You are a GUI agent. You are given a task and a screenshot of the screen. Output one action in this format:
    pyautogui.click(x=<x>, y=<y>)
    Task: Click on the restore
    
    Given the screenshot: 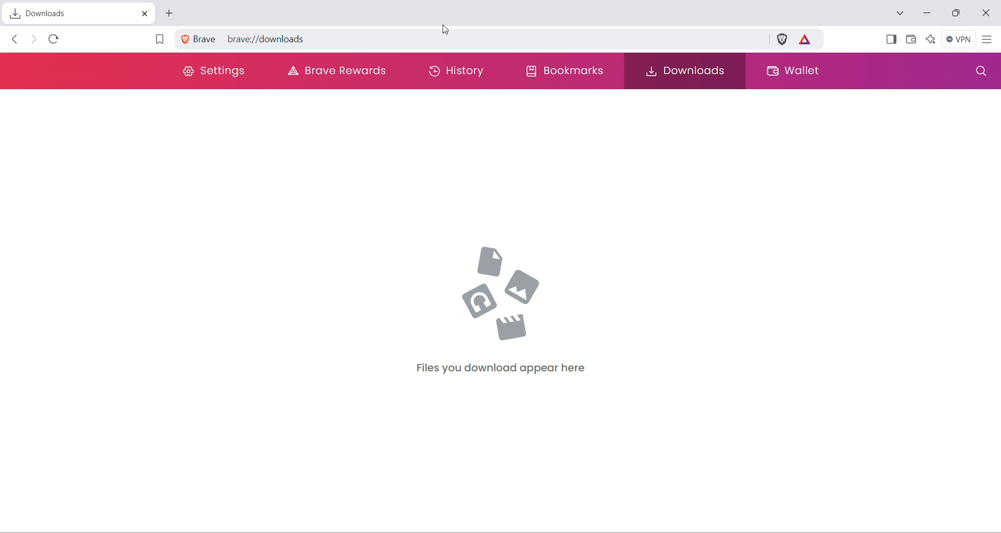 What is the action you would take?
    pyautogui.click(x=955, y=14)
    